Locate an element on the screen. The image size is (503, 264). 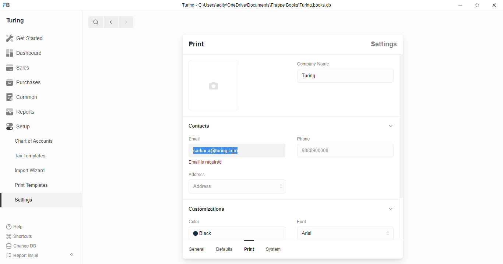
Report Issue is located at coordinates (26, 254).